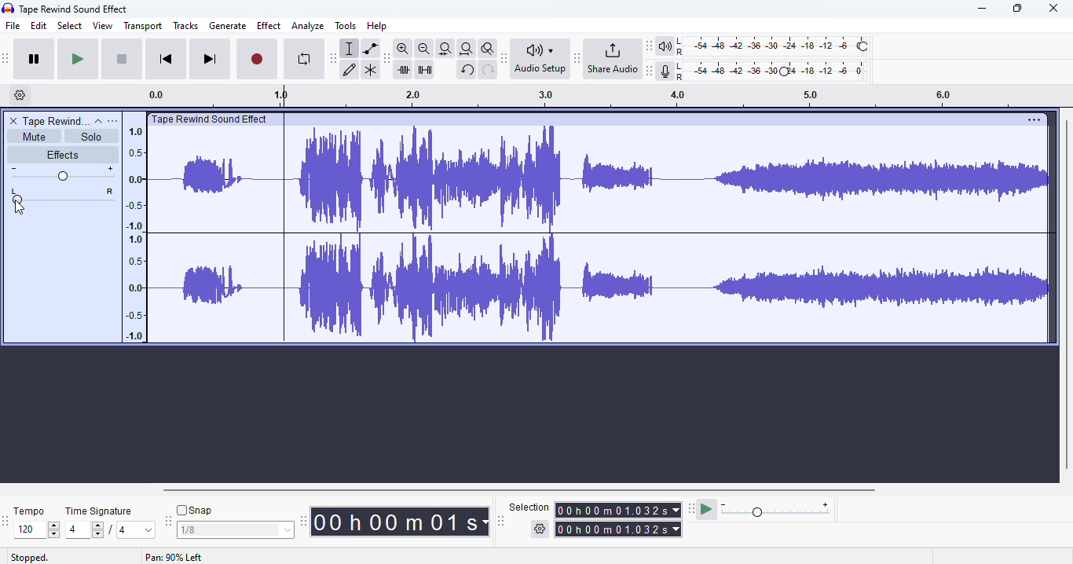  I want to click on volume, so click(62, 174).